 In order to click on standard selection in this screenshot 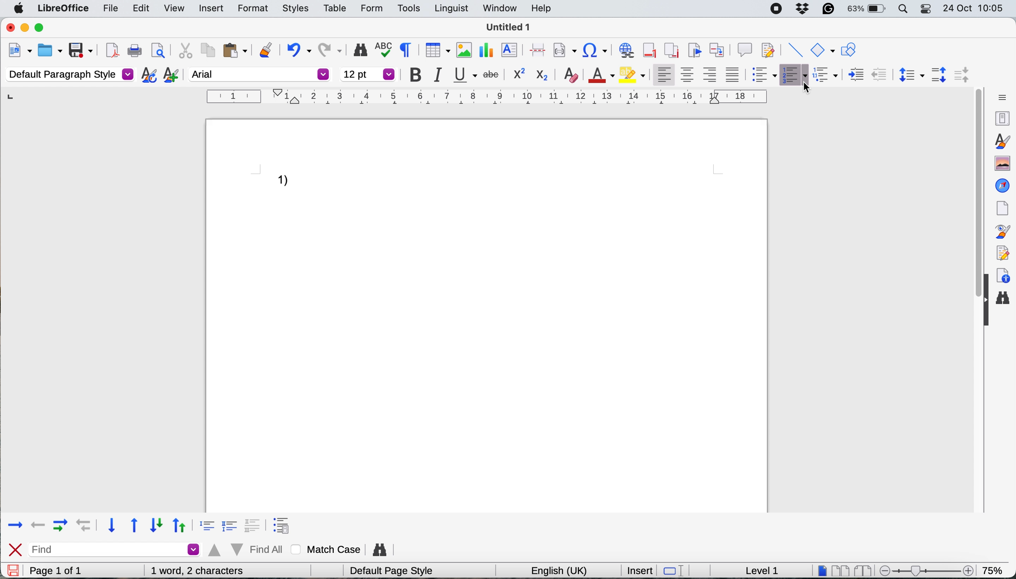, I will do `click(678, 570)`.